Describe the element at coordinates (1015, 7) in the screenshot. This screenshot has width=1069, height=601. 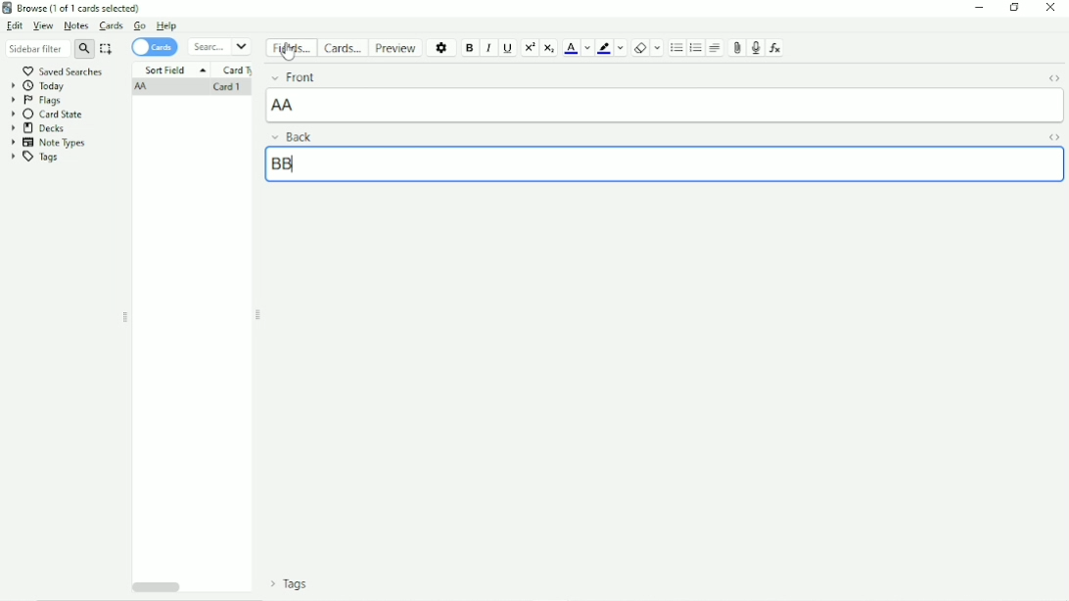
I see `Restore down` at that location.